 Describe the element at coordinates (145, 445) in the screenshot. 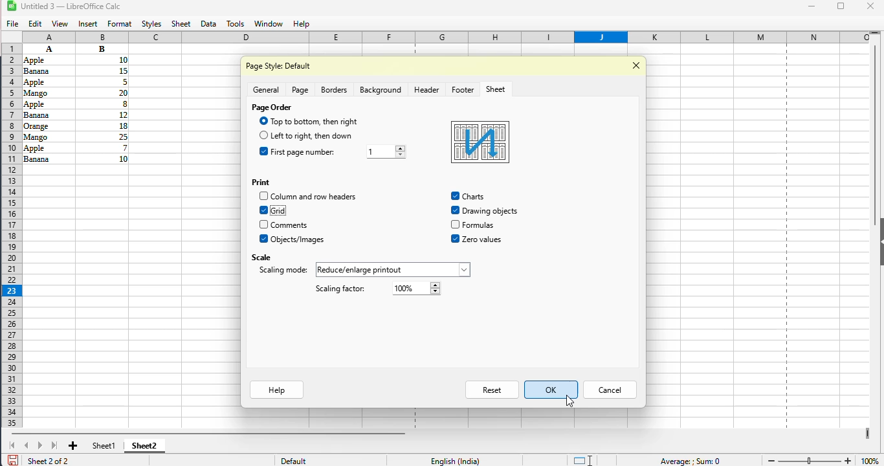

I see `sheet2` at that location.